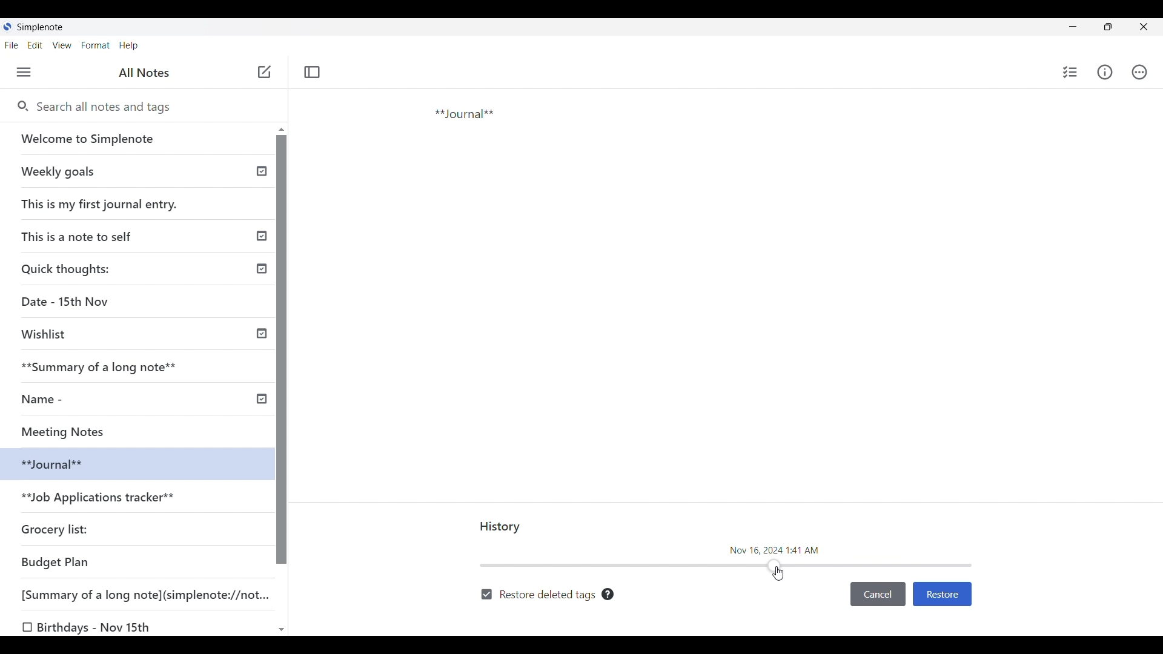 Image resolution: width=1163 pixels, height=654 pixels. I want to click on Show interface in a smaller tab, so click(1108, 27).